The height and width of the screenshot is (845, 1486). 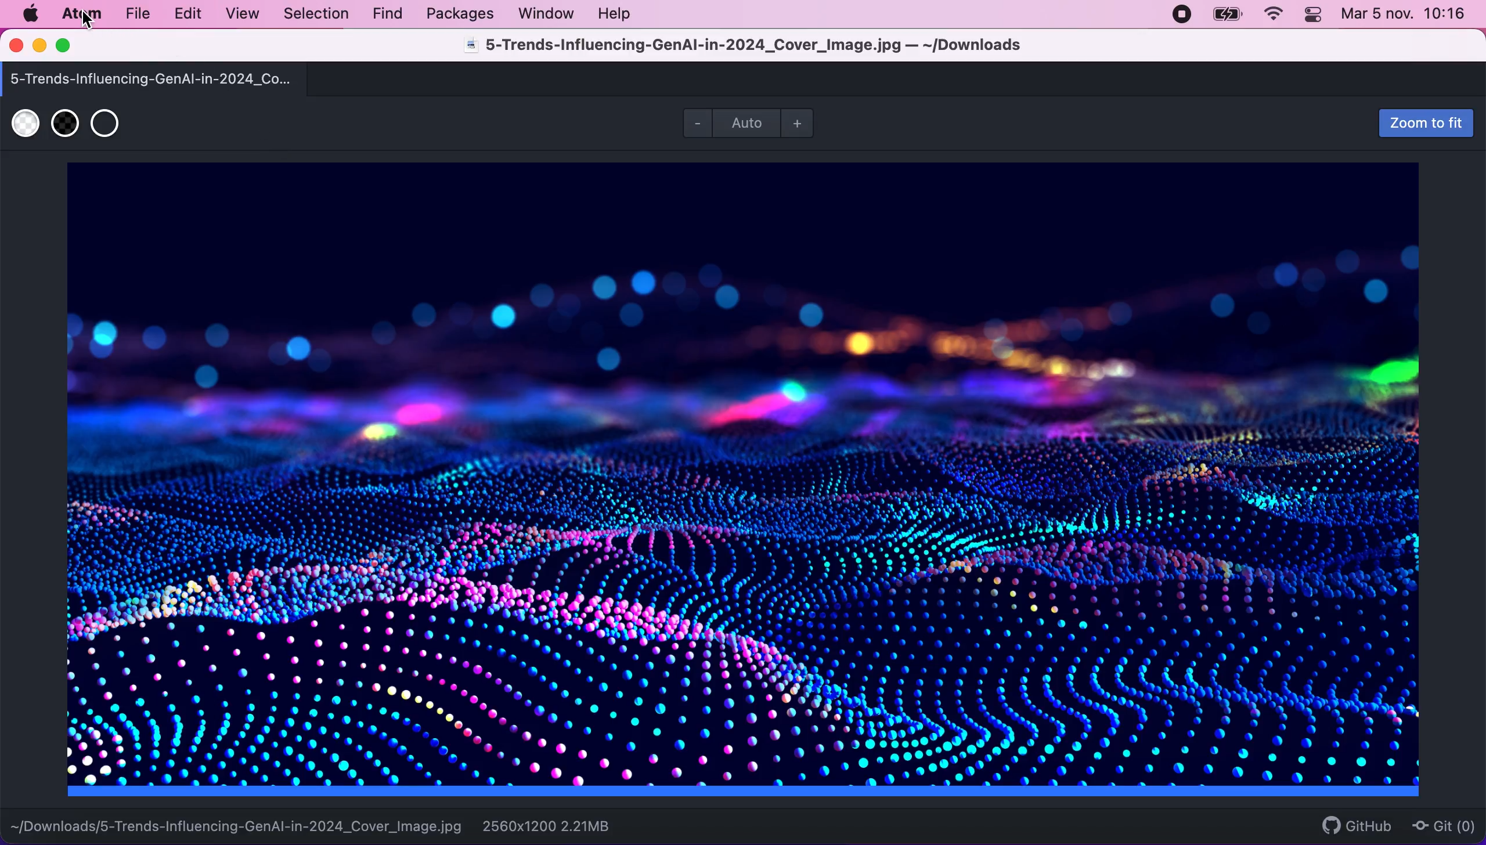 What do you see at coordinates (1406, 17) in the screenshot?
I see `time and date` at bounding box center [1406, 17].